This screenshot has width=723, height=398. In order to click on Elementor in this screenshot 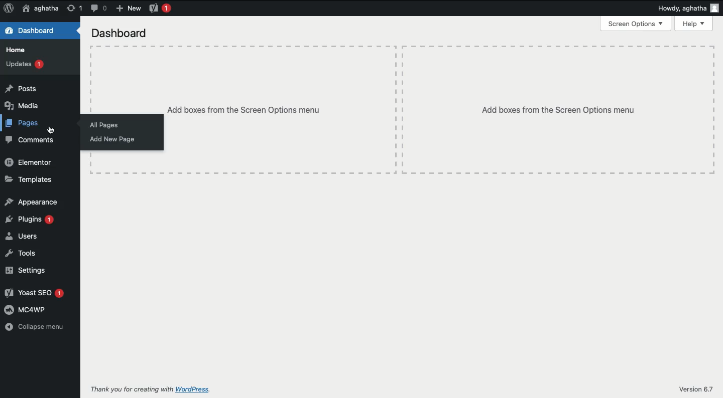, I will do `click(29, 163)`.